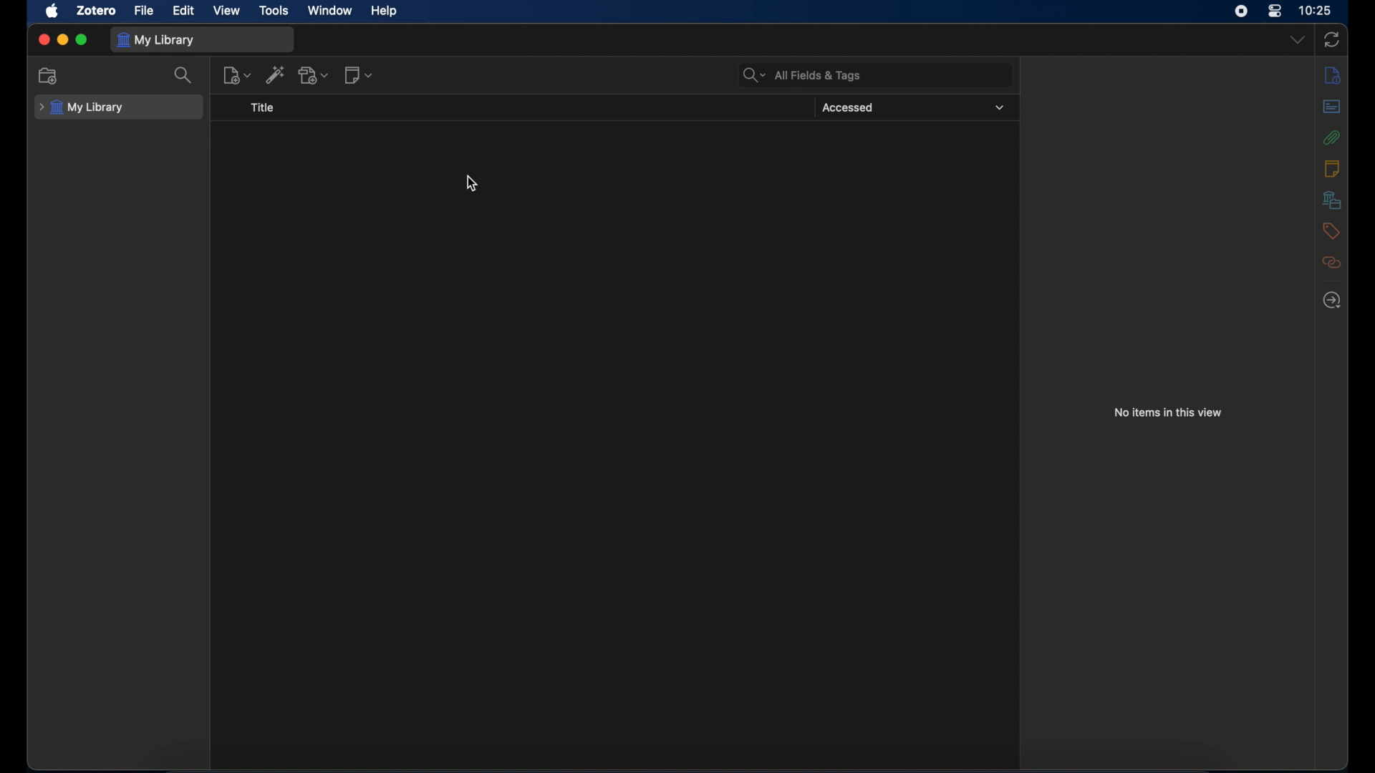 The height and width of the screenshot is (773, 1375). I want to click on window, so click(330, 10).